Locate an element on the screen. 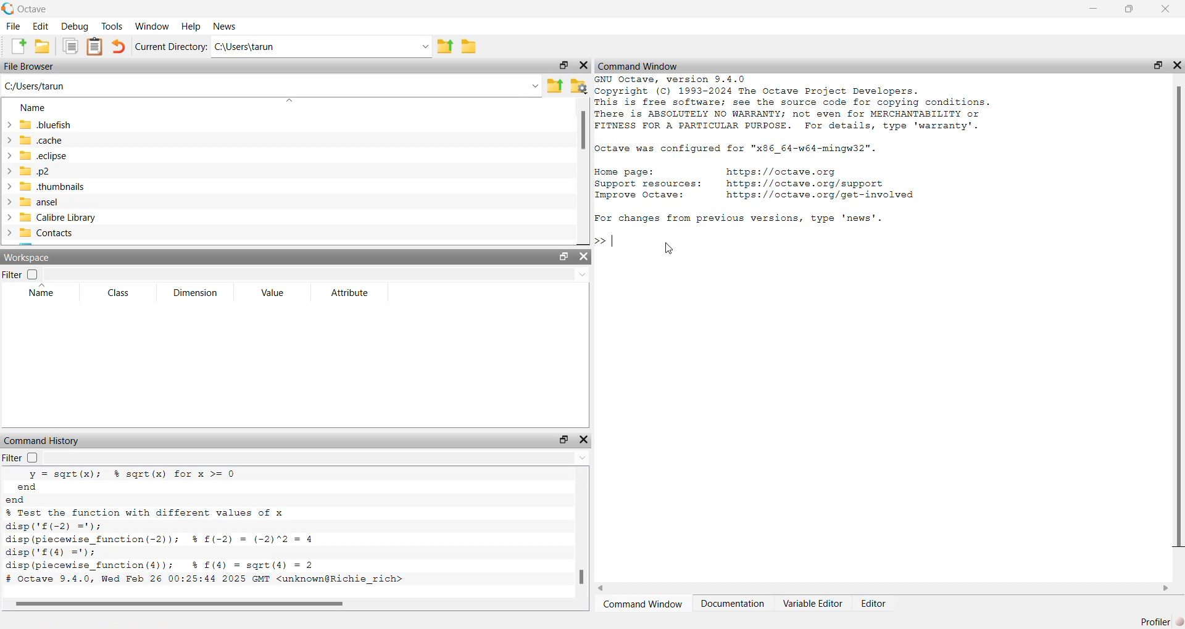  > eclipse is located at coordinates (38, 157).